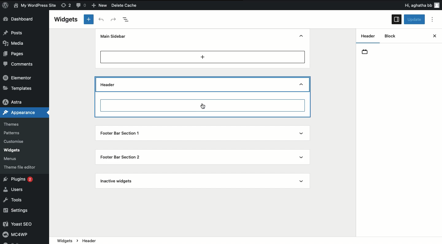  I want to click on Widgets, so click(66, 19).